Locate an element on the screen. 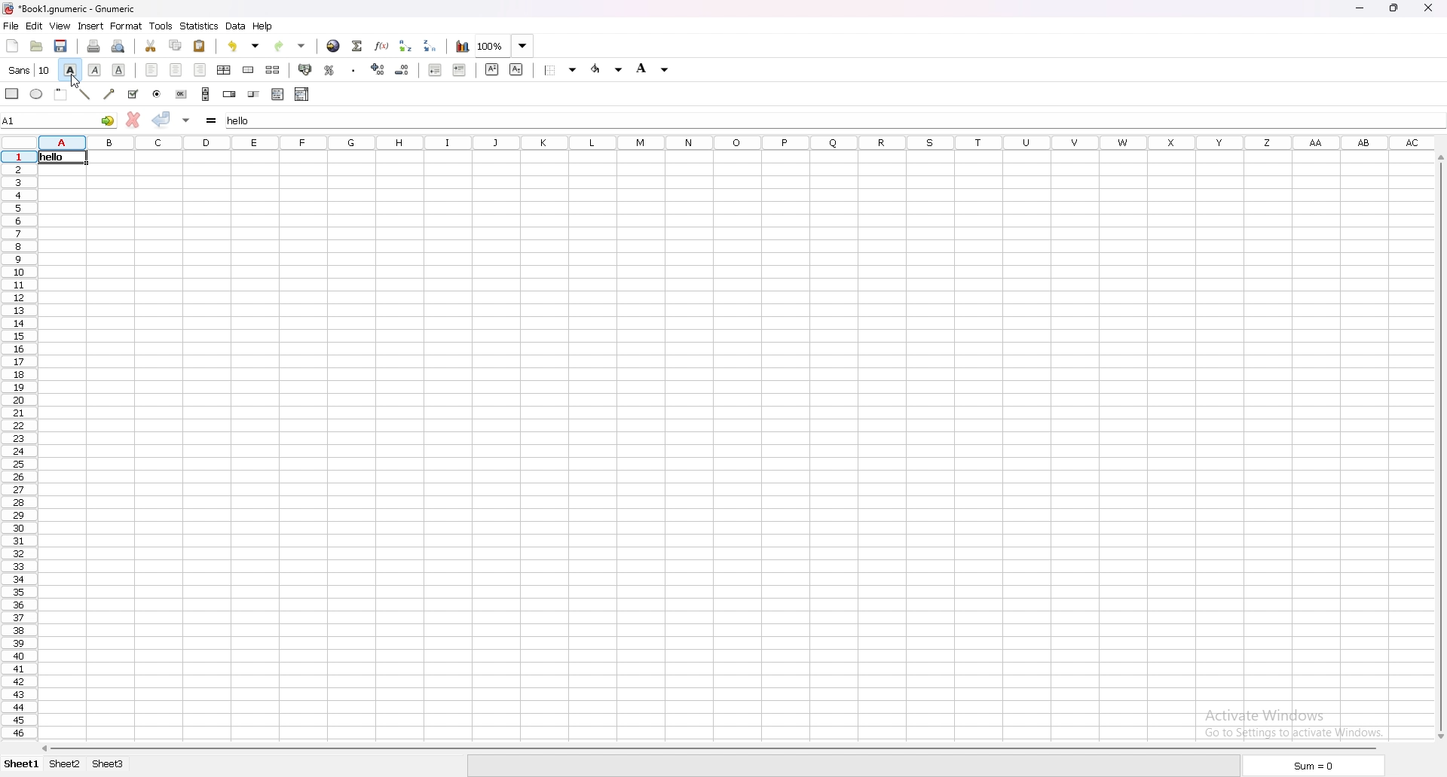 This screenshot has height=777, width=1447. ellipse is located at coordinates (36, 93).